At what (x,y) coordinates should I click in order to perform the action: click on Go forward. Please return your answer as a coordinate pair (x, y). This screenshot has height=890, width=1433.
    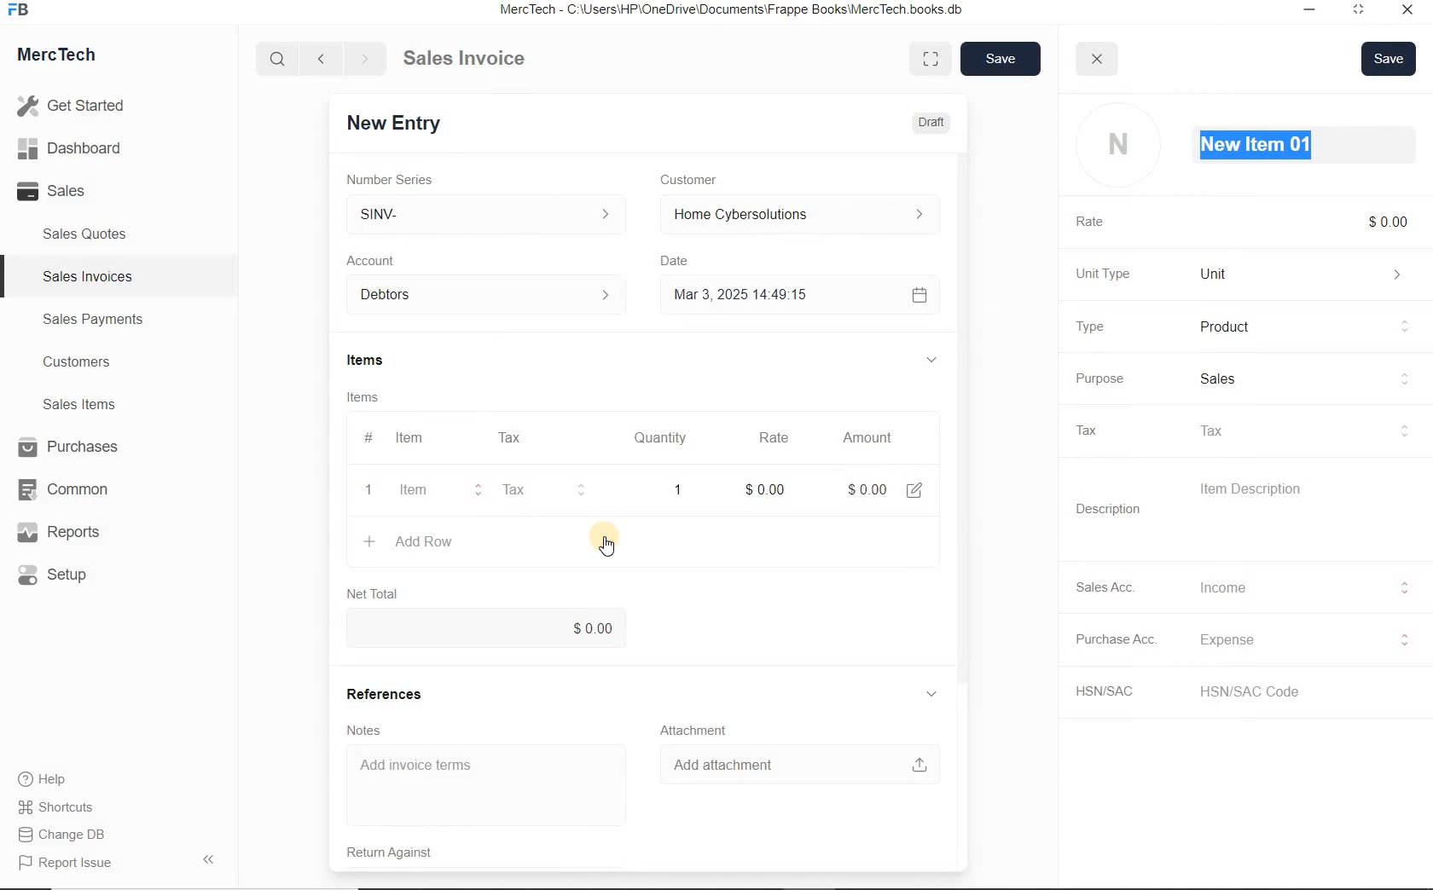
    Looking at the image, I should click on (364, 59).